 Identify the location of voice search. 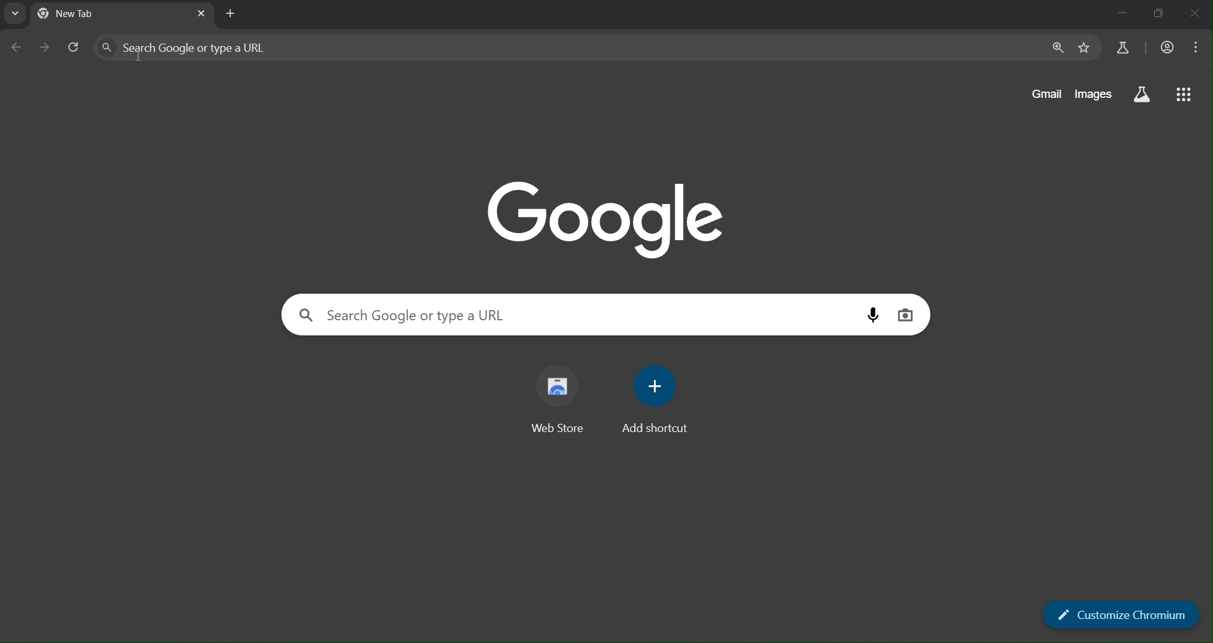
(877, 315).